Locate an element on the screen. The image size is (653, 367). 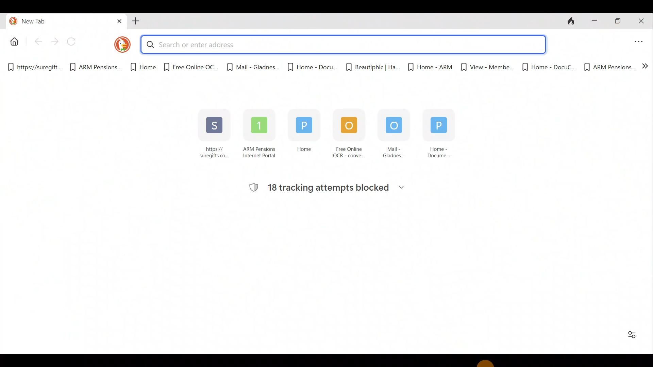
ARM Pensions Internet Portal is located at coordinates (261, 136).